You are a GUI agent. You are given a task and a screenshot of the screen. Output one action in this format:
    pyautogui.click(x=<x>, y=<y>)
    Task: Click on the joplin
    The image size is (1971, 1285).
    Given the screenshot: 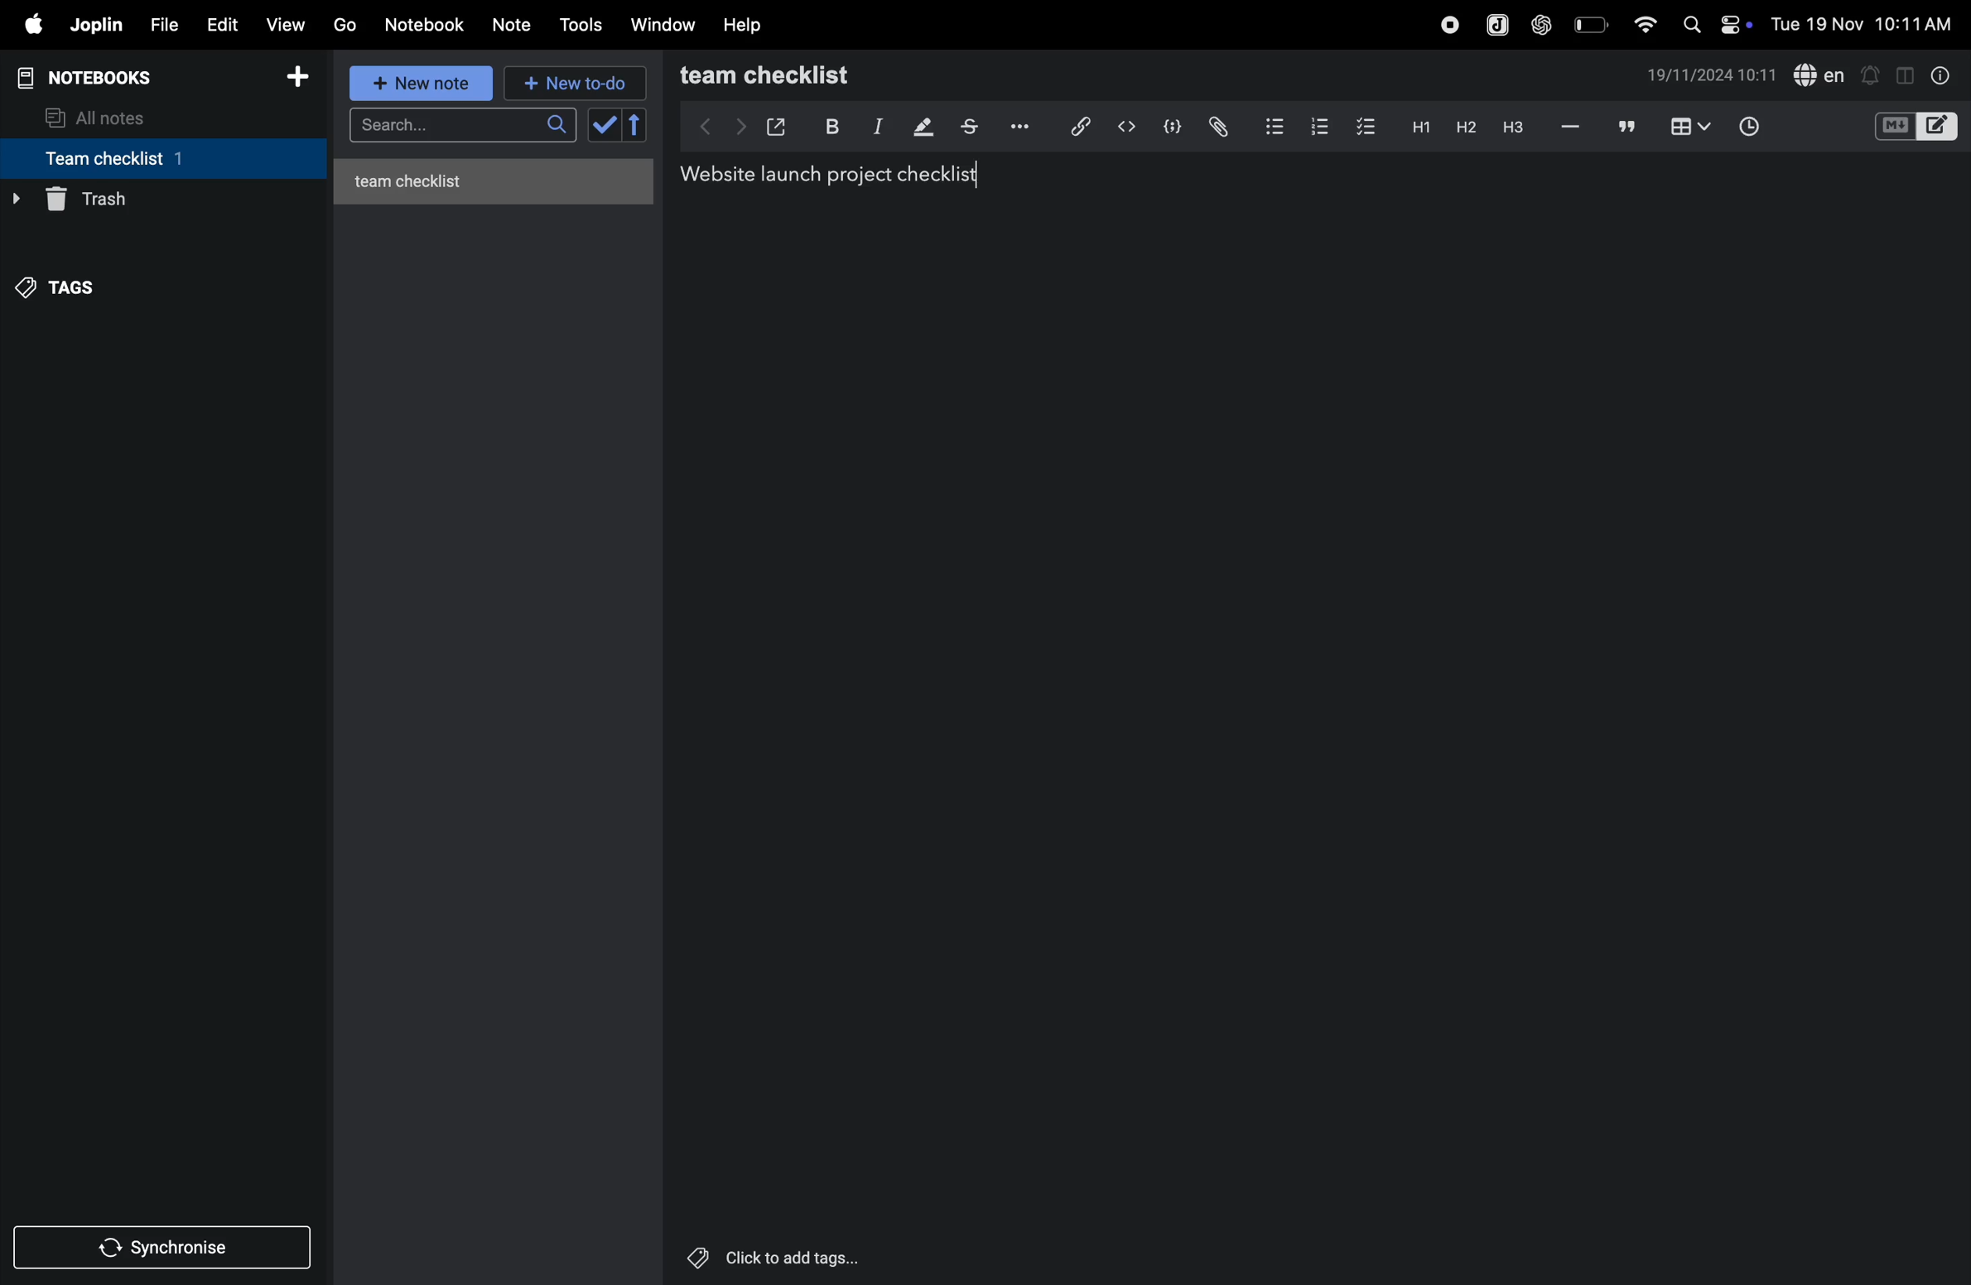 What is the action you would take?
    pyautogui.click(x=1492, y=22)
    